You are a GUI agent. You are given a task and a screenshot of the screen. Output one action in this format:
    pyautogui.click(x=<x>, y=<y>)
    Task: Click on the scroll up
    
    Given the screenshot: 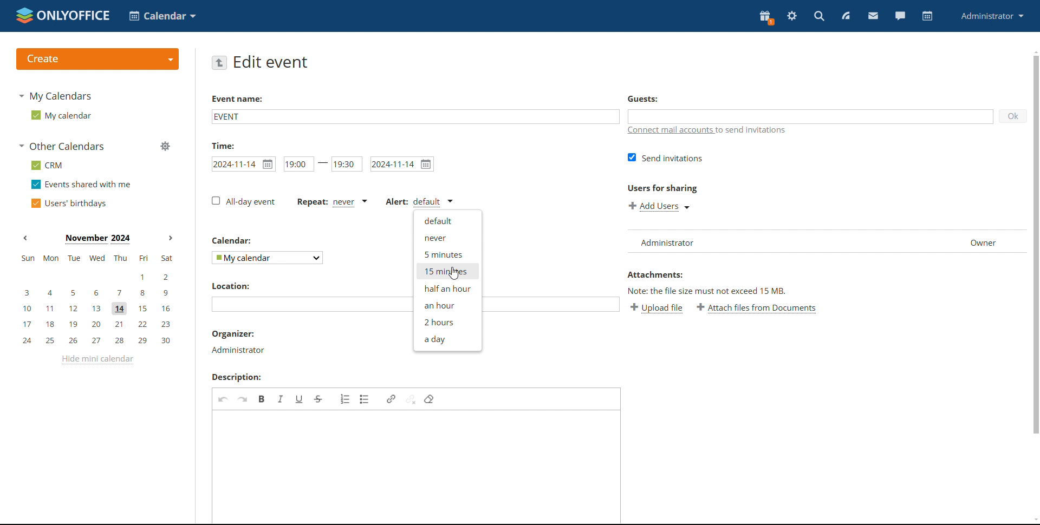 What is the action you would take?
    pyautogui.click(x=1033, y=50)
    